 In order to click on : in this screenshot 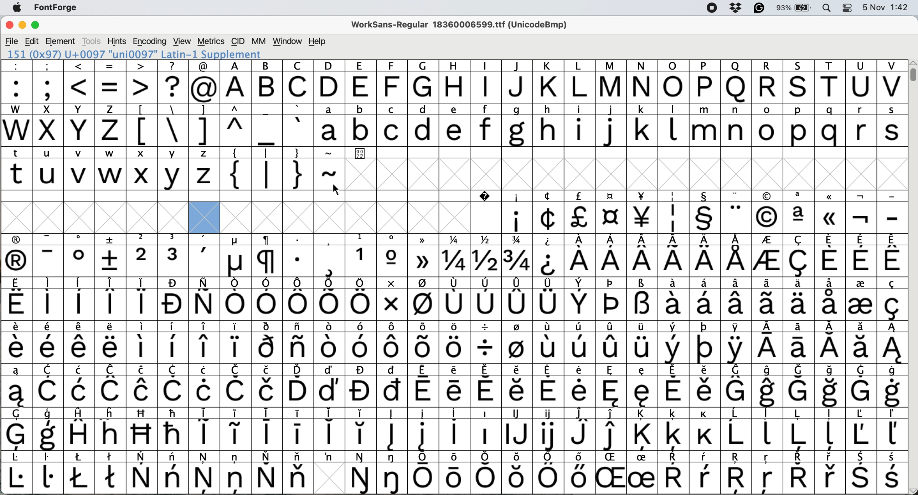, I will do `click(17, 82)`.